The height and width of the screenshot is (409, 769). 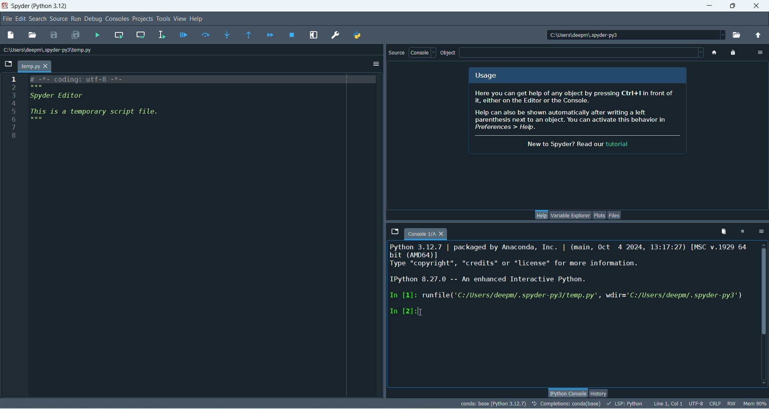 I want to click on RW, so click(x=732, y=404).